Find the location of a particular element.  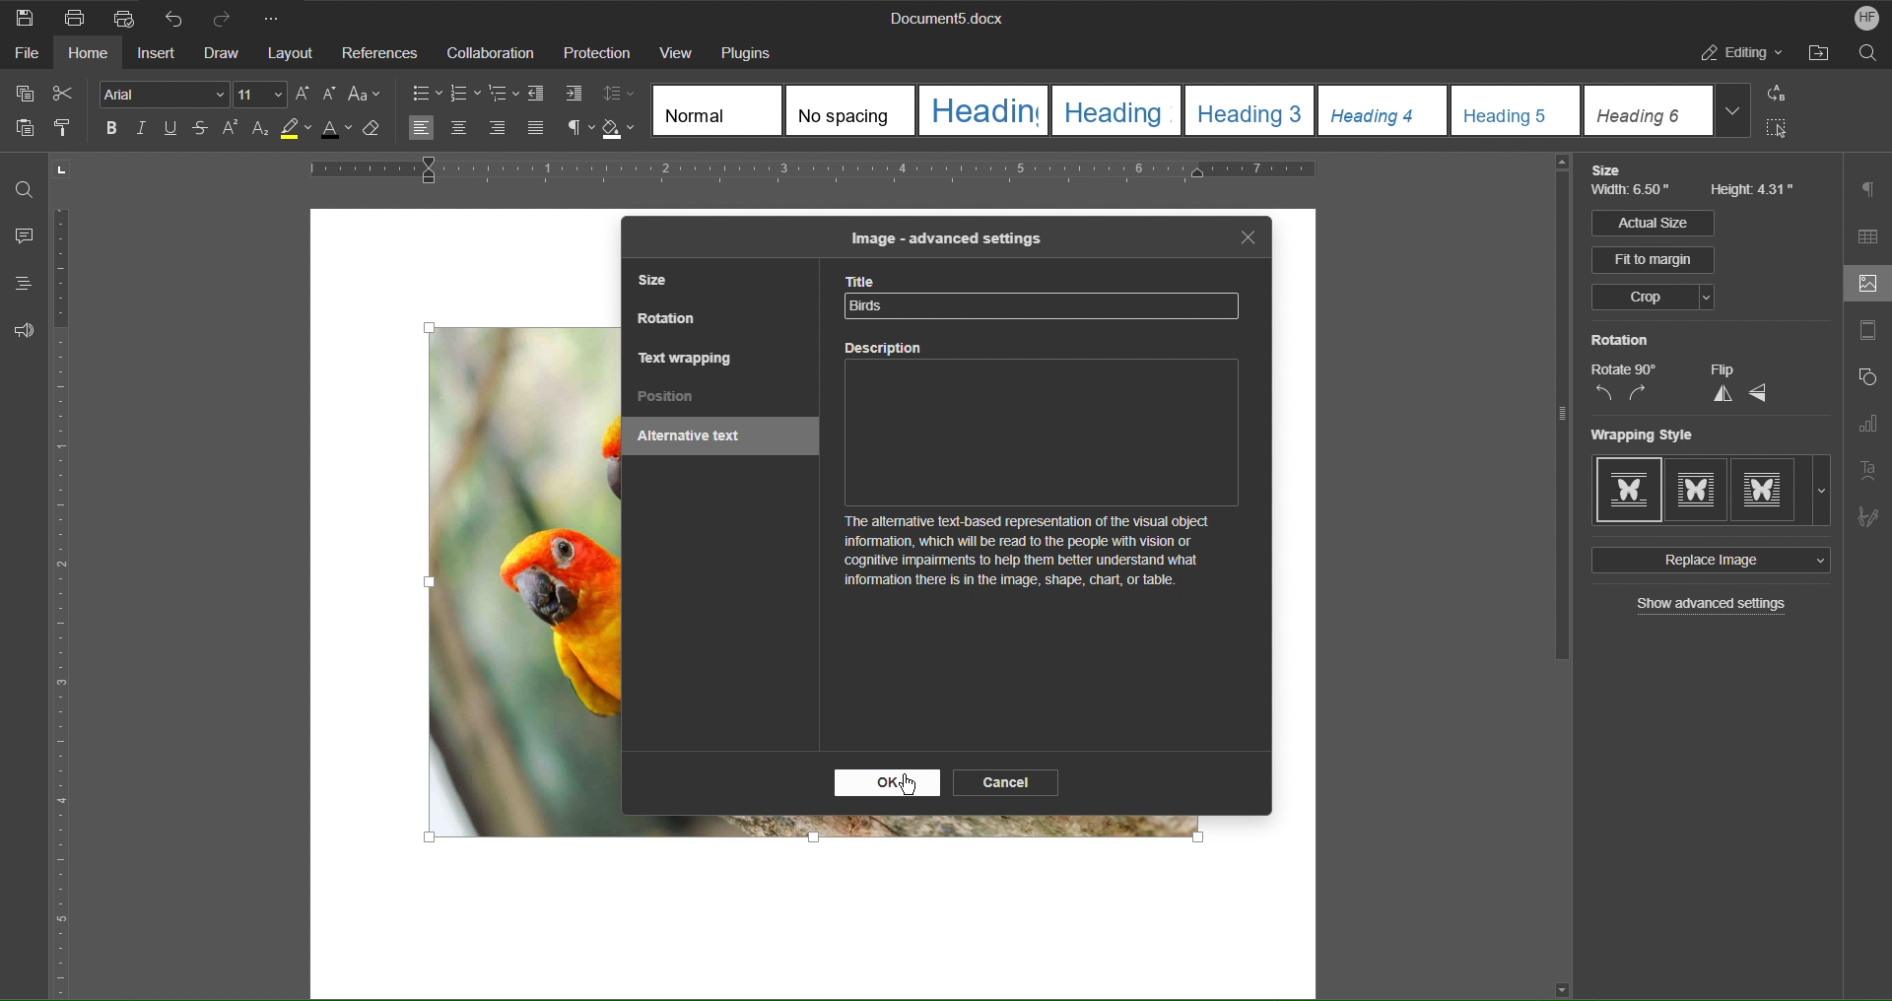

Comment is located at coordinates (20, 237).